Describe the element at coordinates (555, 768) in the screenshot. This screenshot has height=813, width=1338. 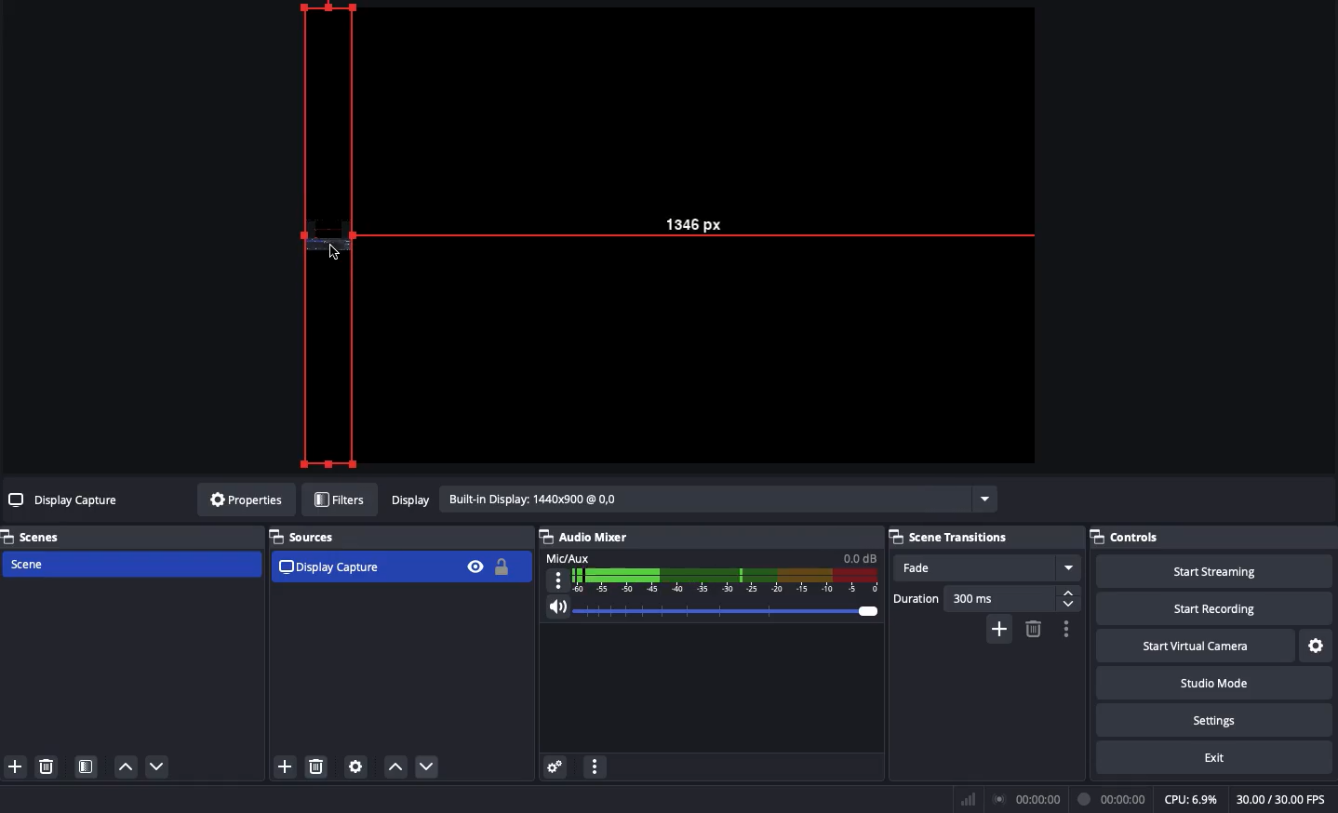
I see `Advanced audio properties` at that location.